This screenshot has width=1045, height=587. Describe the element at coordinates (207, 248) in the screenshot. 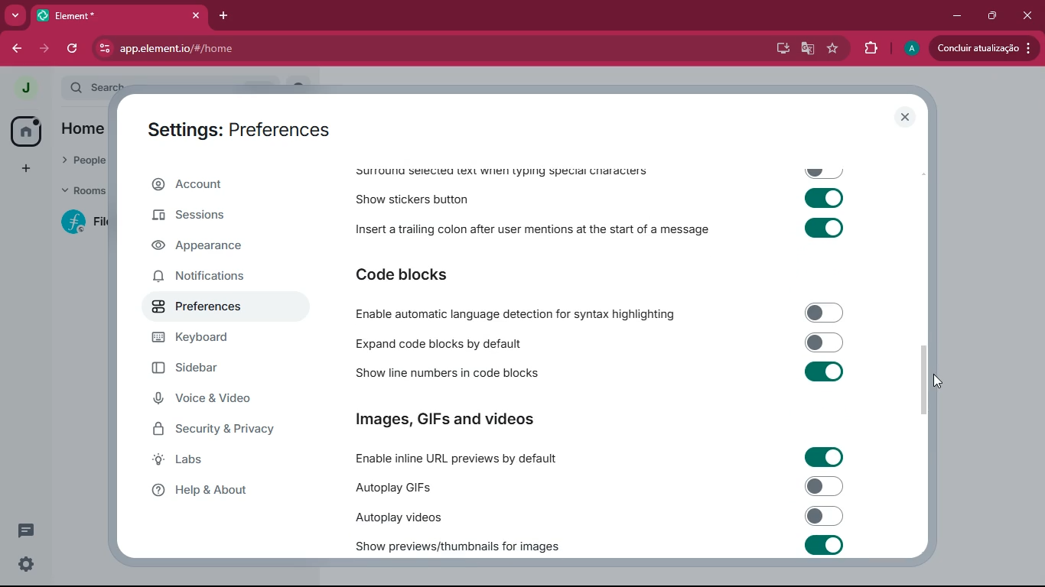

I see `appearance` at that location.